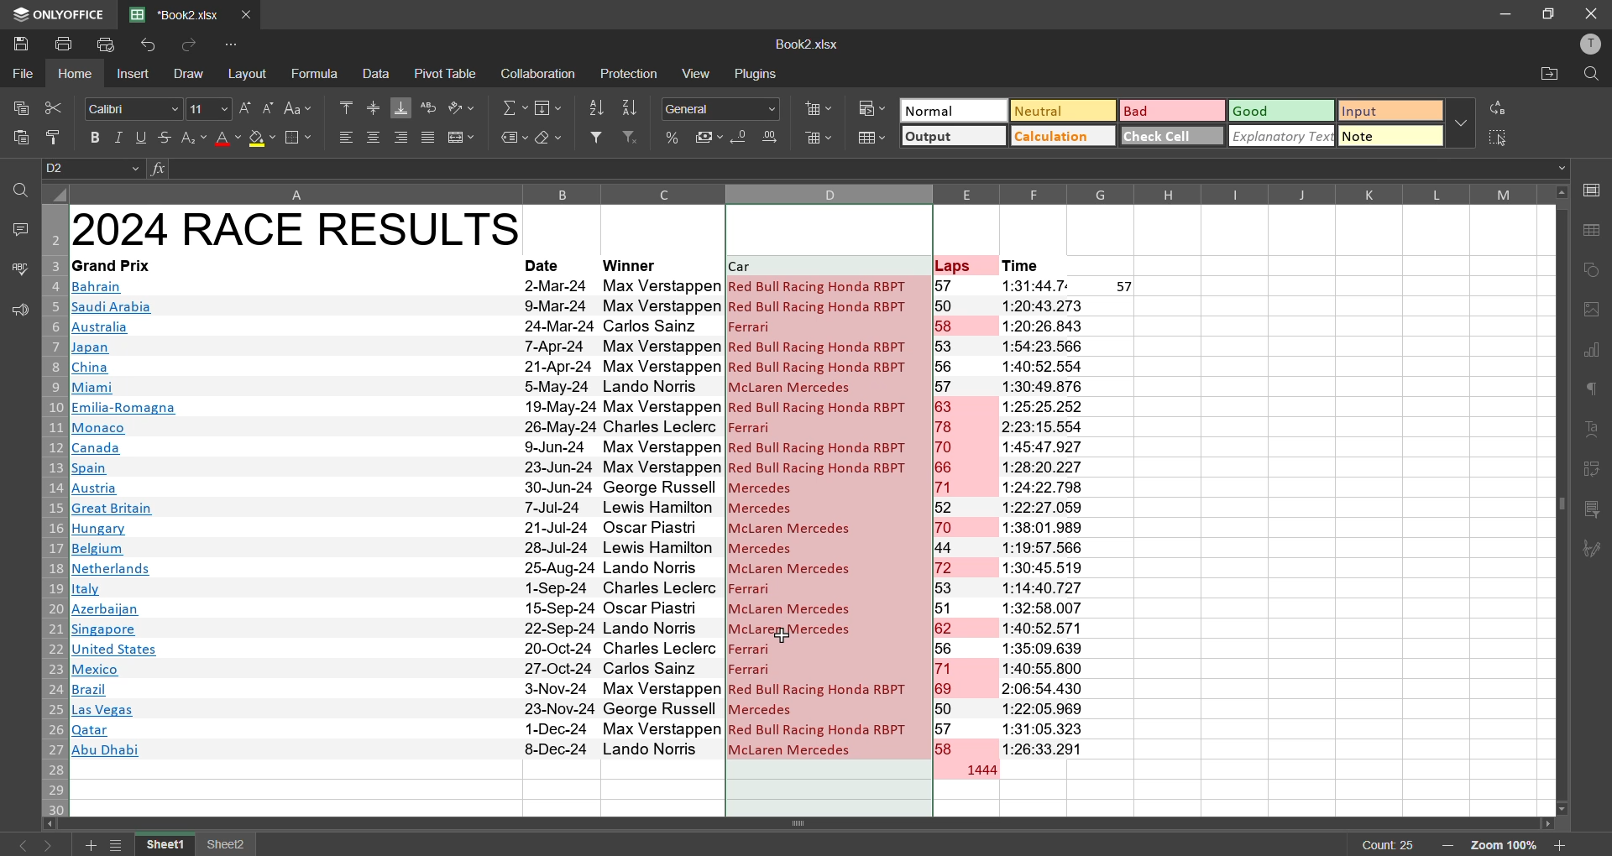  Describe the element at coordinates (302, 107) in the screenshot. I see `change case` at that location.